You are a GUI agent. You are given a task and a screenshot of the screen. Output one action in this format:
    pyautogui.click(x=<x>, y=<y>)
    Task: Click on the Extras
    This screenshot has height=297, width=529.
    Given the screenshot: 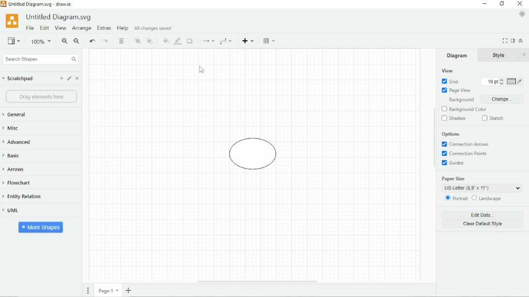 What is the action you would take?
    pyautogui.click(x=104, y=28)
    